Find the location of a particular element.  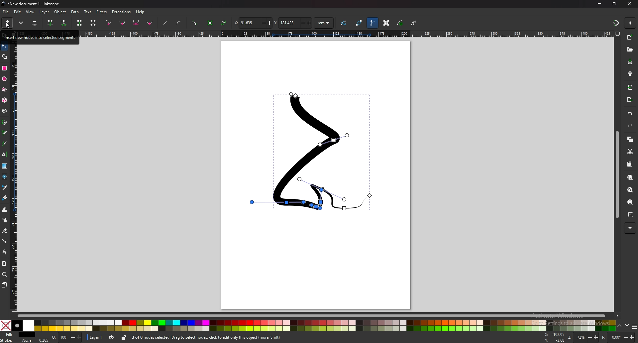

connector is located at coordinates (4, 242).